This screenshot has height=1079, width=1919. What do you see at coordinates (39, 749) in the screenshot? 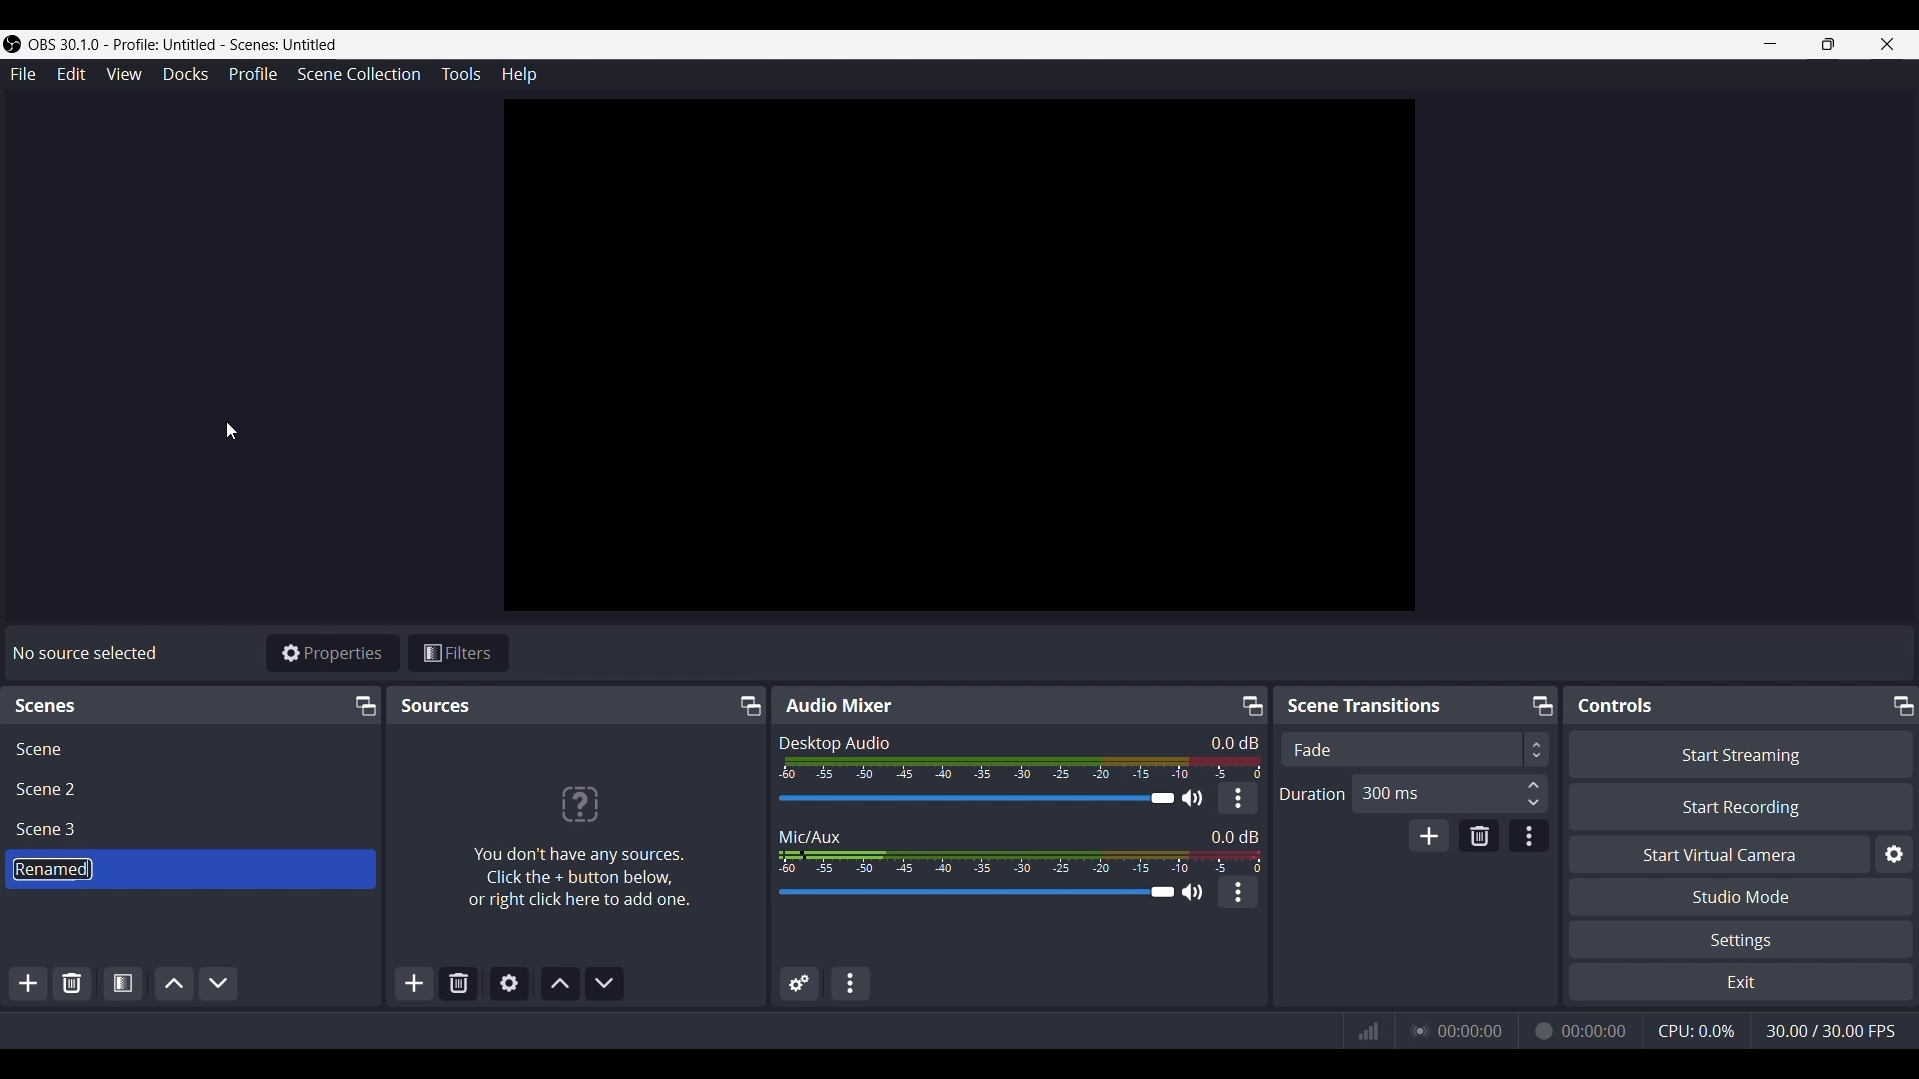
I see `Scene` at bounding box center [39, 749].